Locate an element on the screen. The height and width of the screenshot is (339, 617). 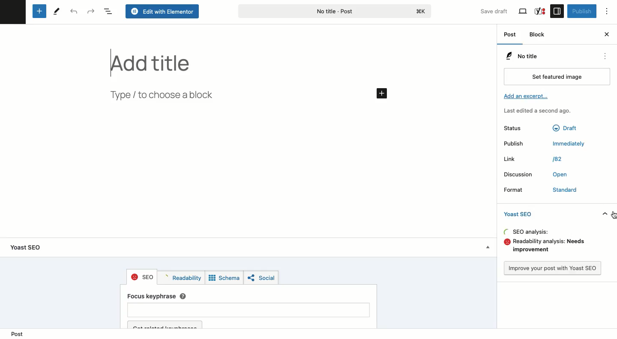
Add title is located at coordinates (157, 62).